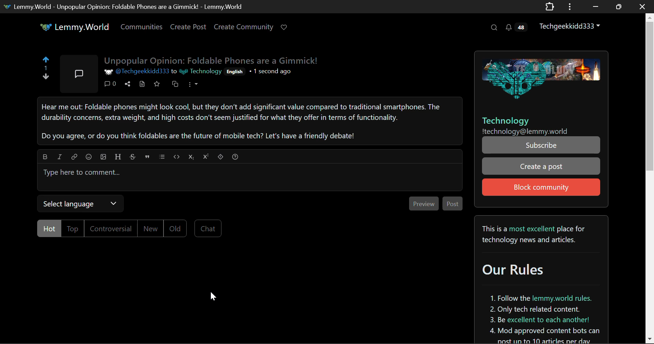 The height and width of the screenshot is (344, 654). I want to click on View Source, so click(142, 85).